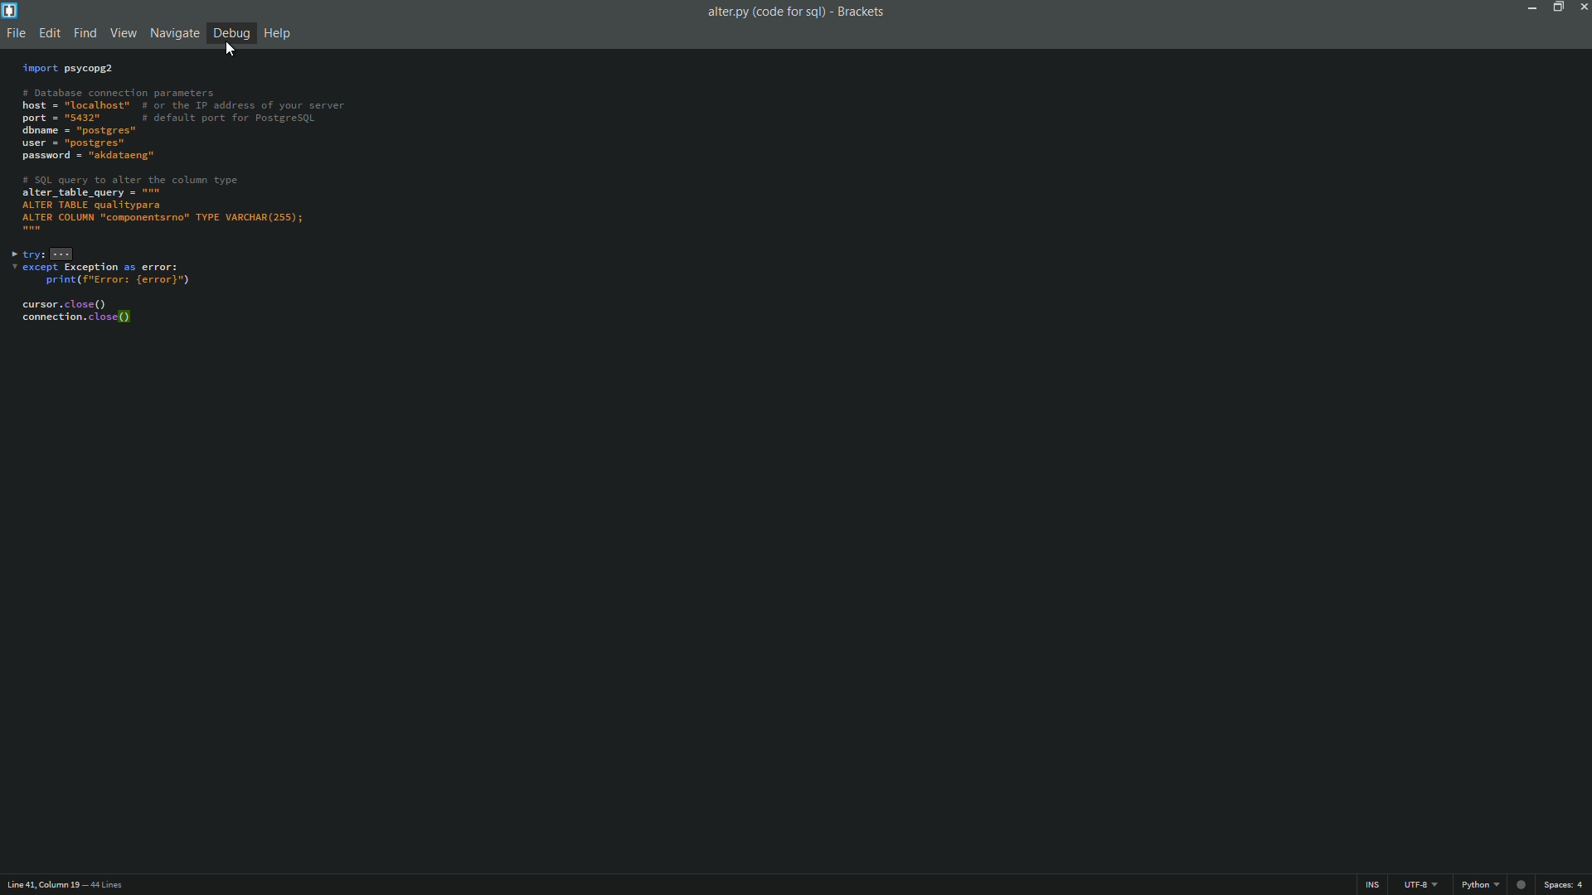 This screenshot has width=1592, height=895. I want to click on close app, so click(1582, 9).